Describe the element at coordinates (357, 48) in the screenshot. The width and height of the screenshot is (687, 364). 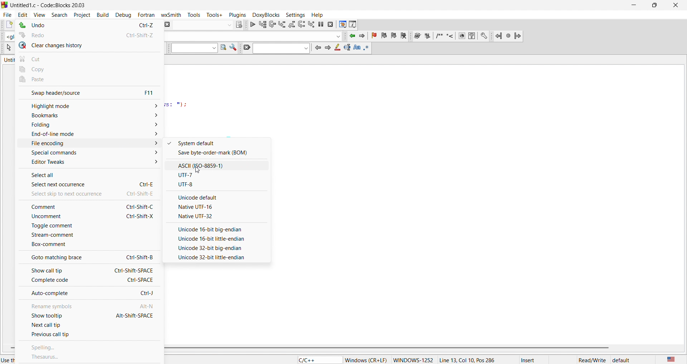
I see `Match text` at that location.